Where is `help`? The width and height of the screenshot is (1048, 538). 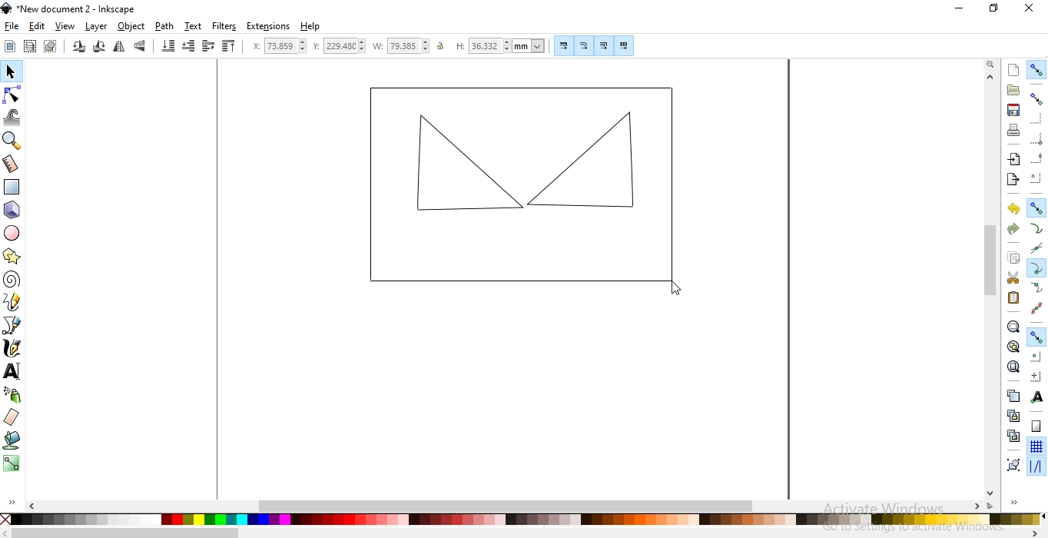 help is located at coordinates (313, 27).